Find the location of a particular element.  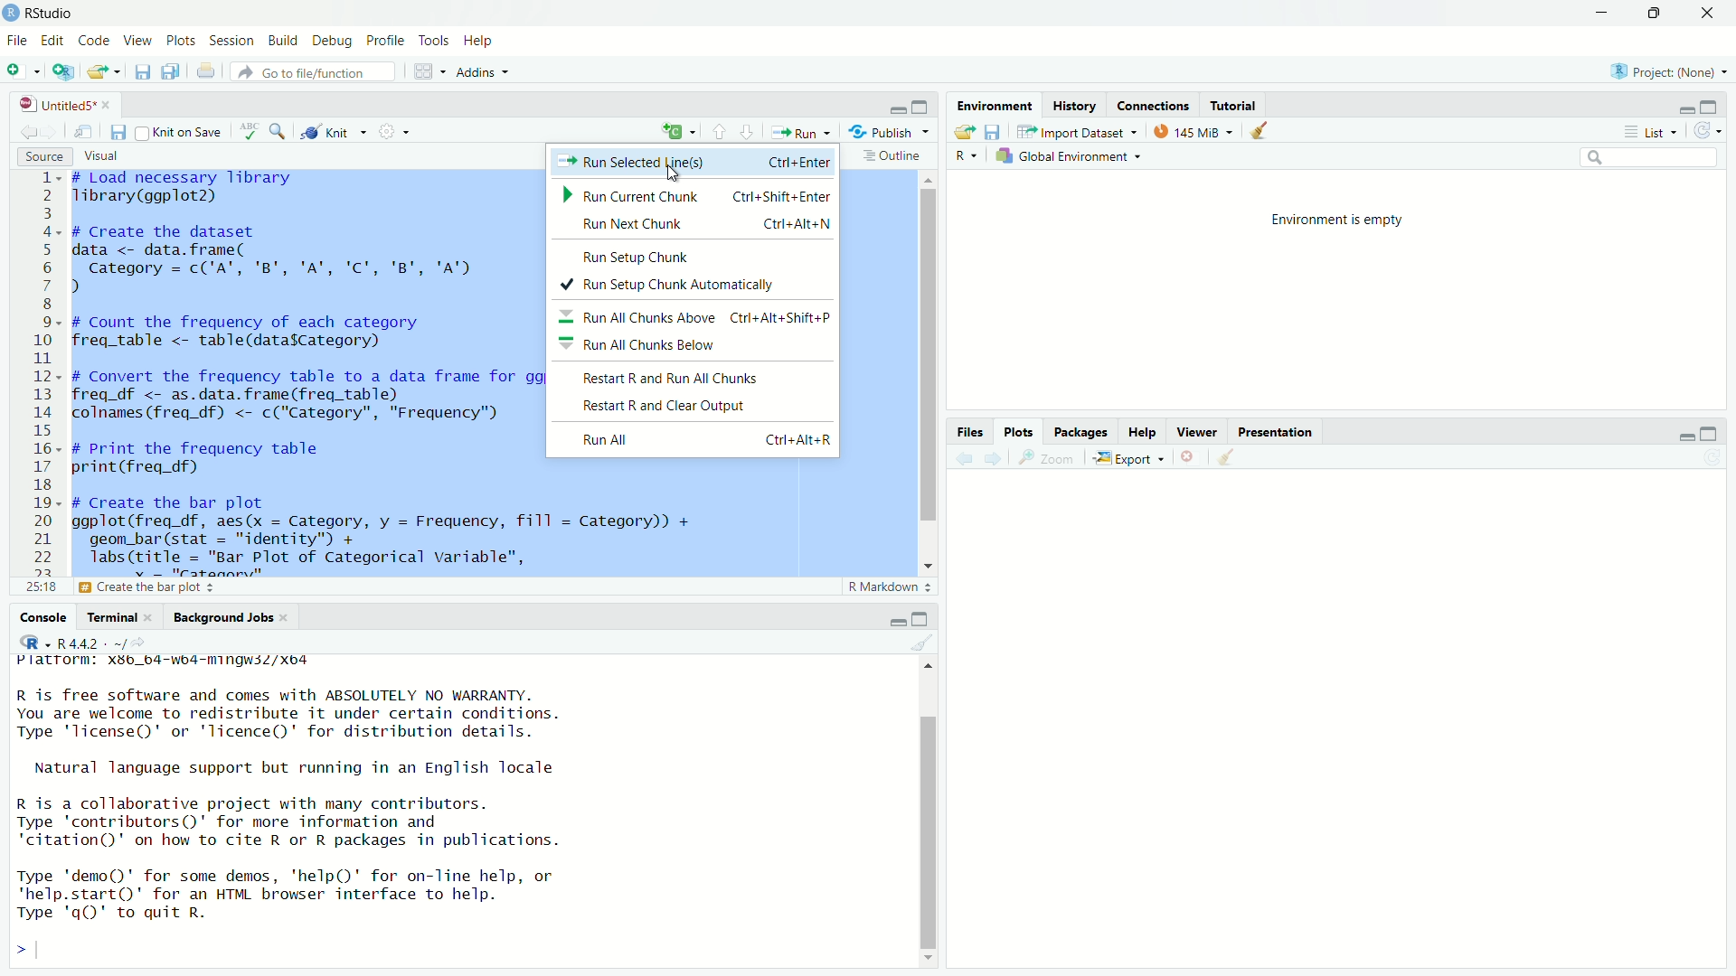

open in new window is located at coordinates (61, 73).